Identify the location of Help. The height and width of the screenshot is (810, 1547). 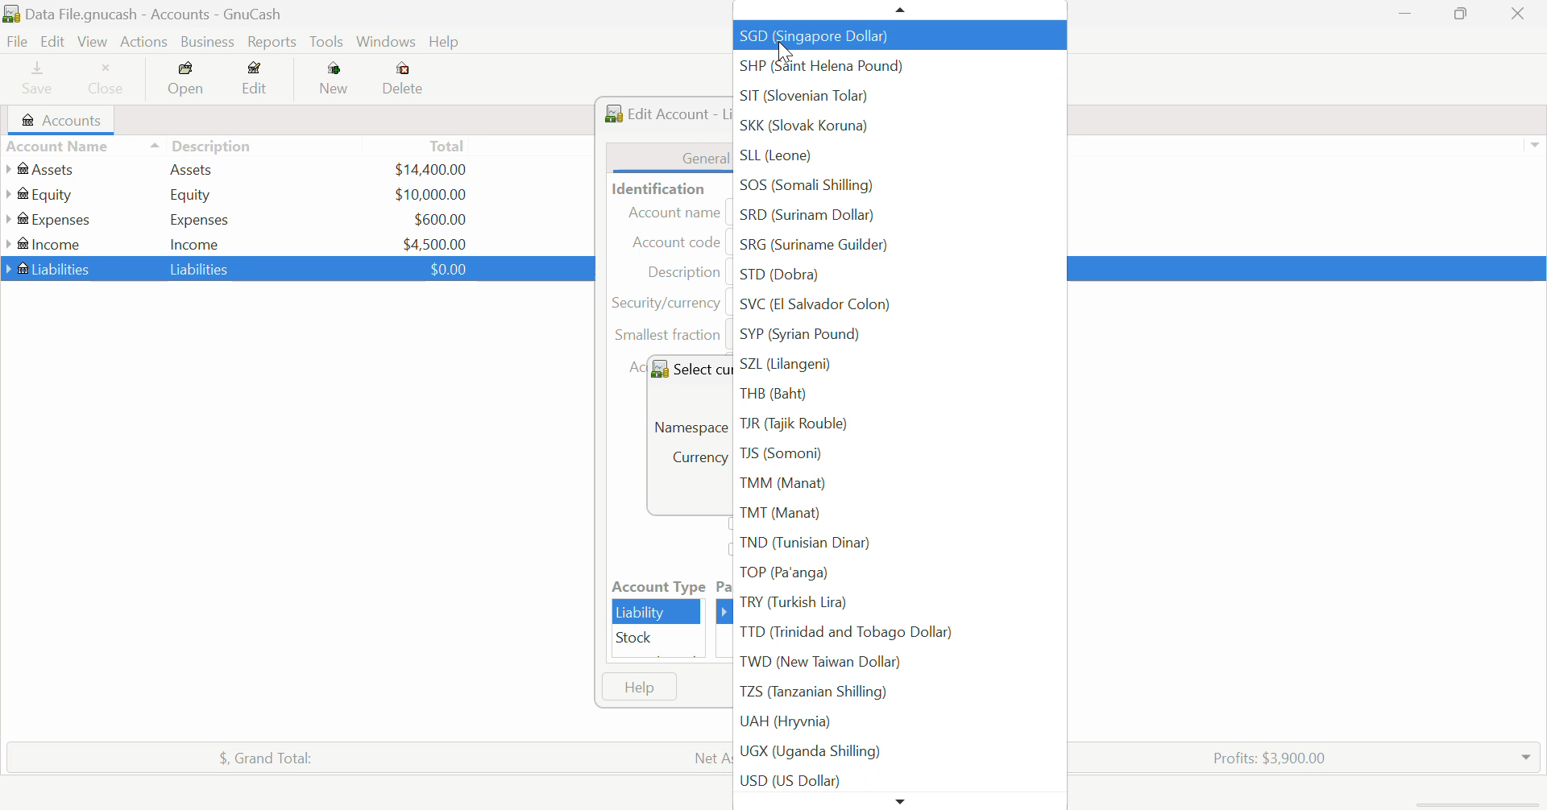
(446, 43).